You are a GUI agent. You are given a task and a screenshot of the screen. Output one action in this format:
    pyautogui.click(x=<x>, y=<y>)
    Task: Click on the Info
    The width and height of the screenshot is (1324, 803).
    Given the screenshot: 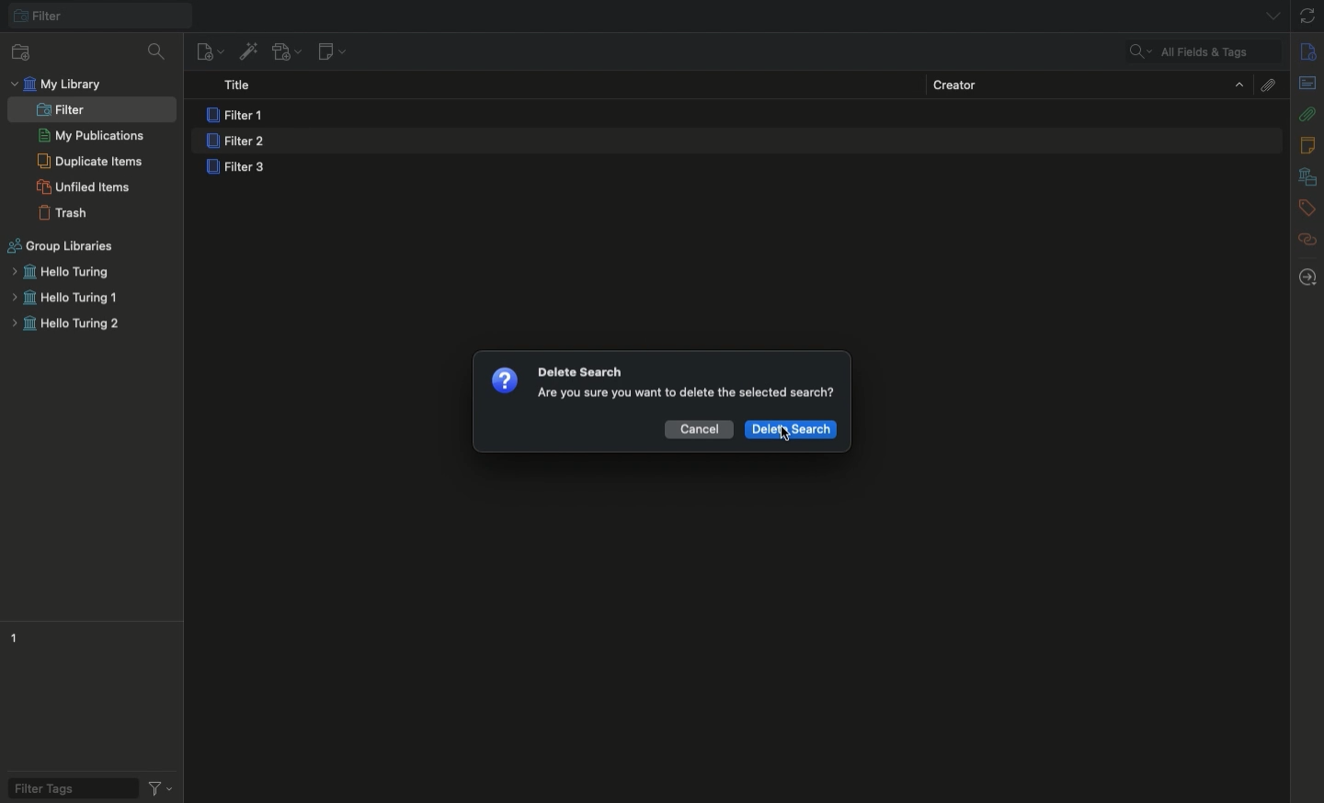 What is the action you would take?
    pyautogui.click(x=1309, y=52)
    